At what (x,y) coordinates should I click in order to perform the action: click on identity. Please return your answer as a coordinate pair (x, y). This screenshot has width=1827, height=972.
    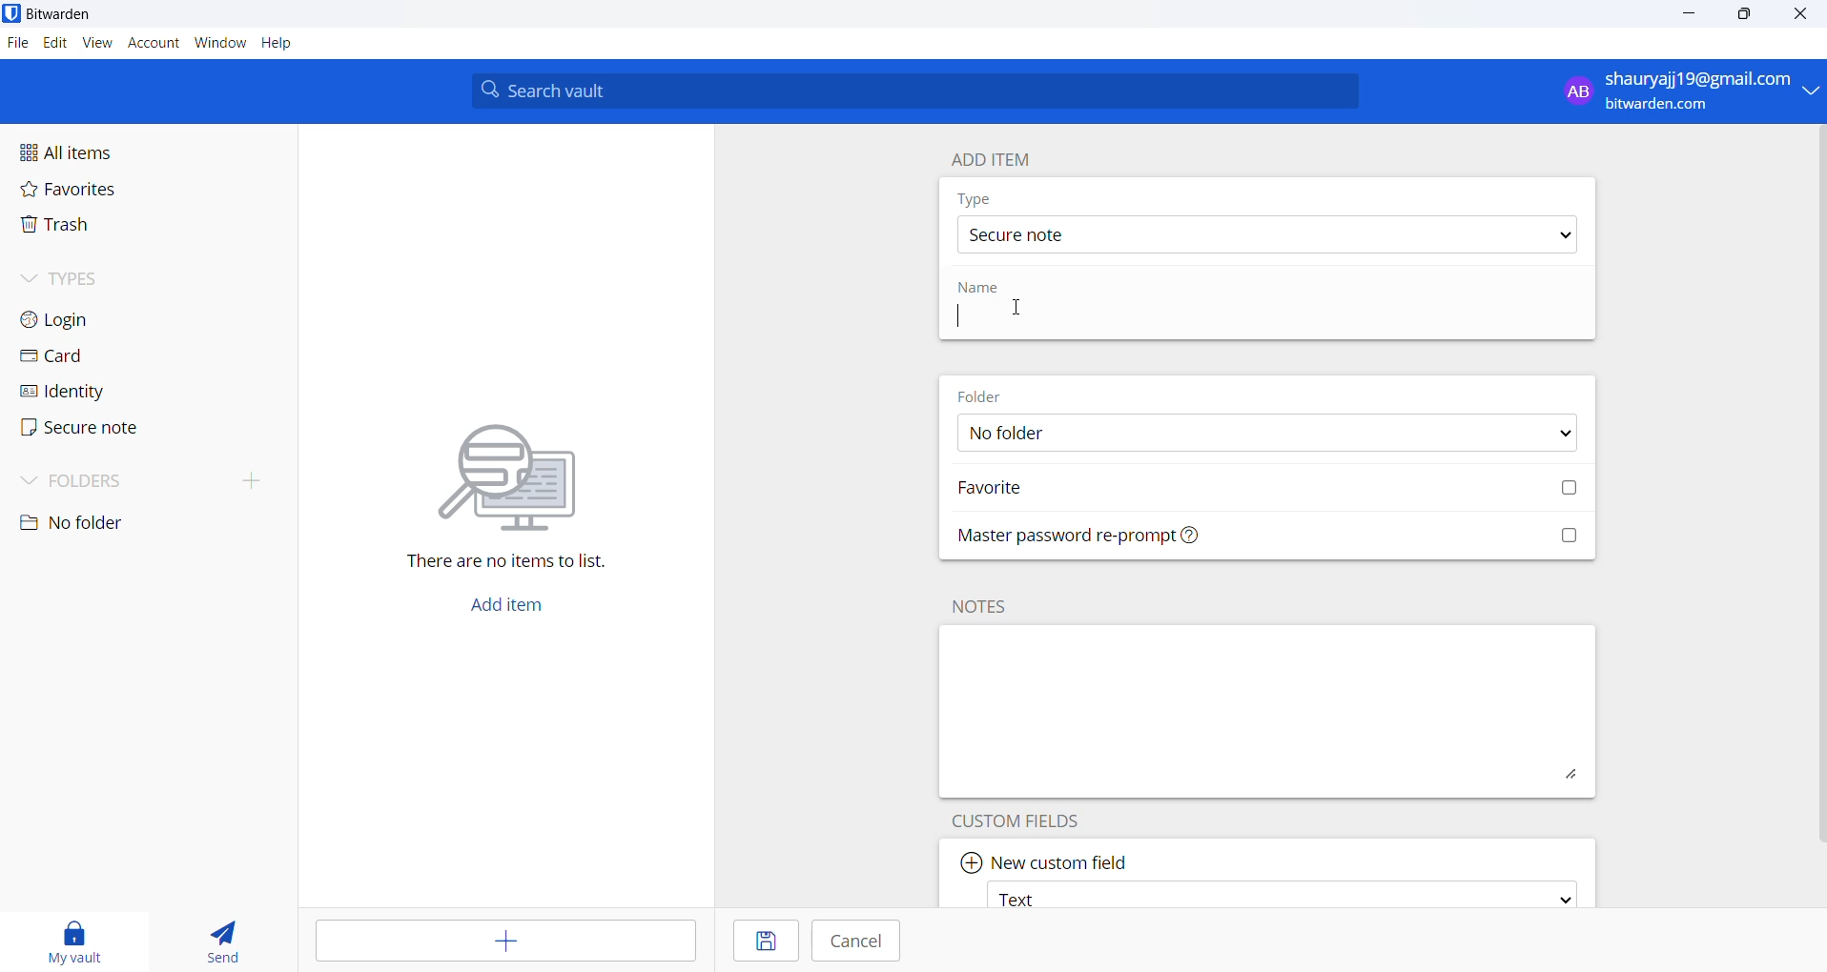
    Looking at the image, I should click on (103, 392).